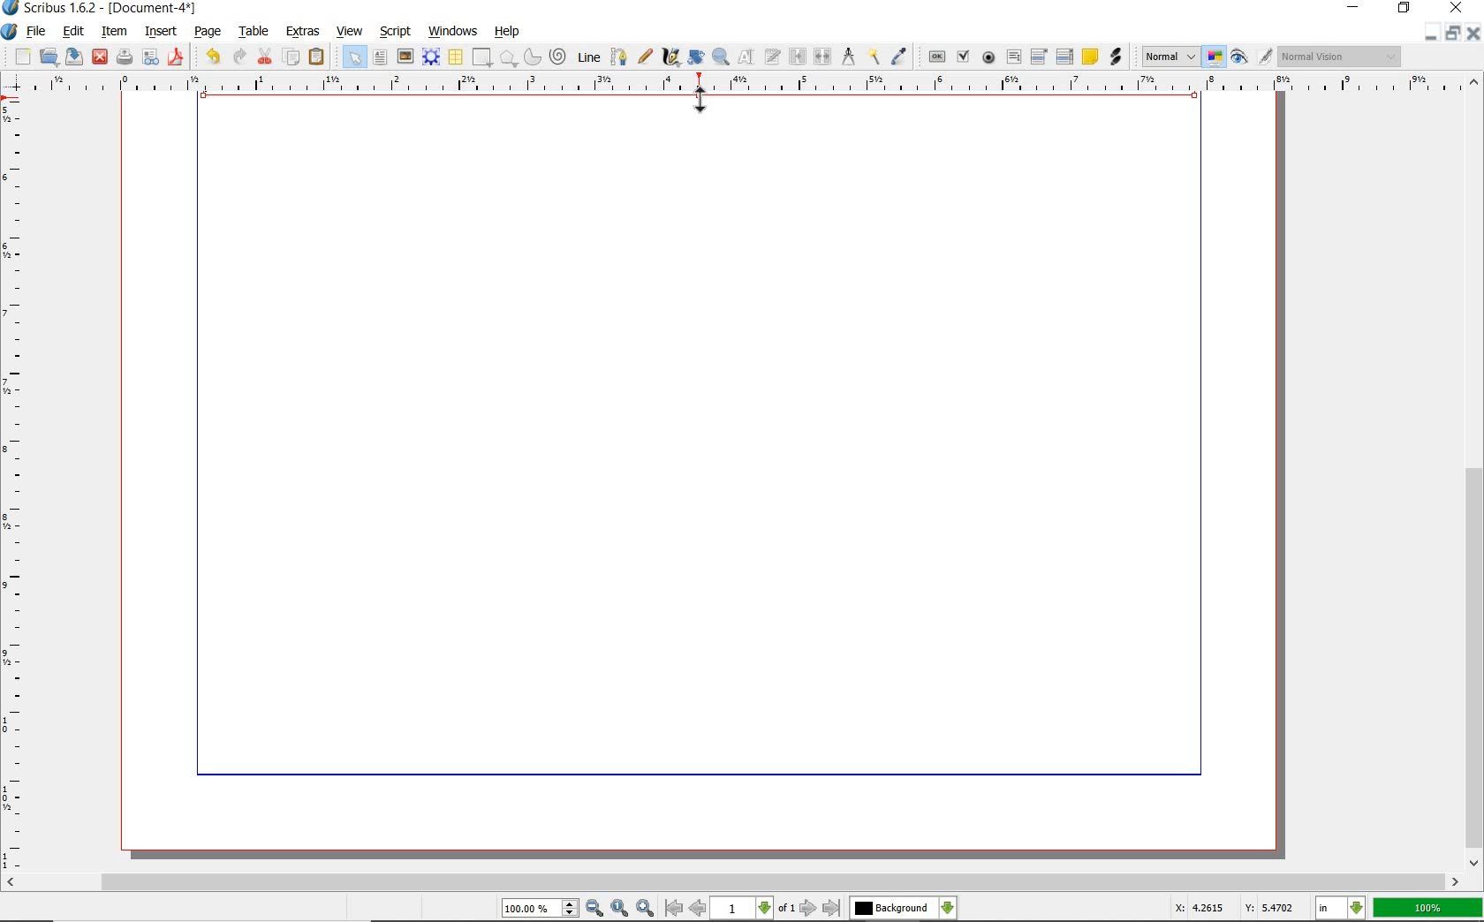 The width and height of the screenshot is (1484, 922). What do you see at coordinates (700, 100) in the screenshot?
I see `drag tool` at bounding box center [700, 100].